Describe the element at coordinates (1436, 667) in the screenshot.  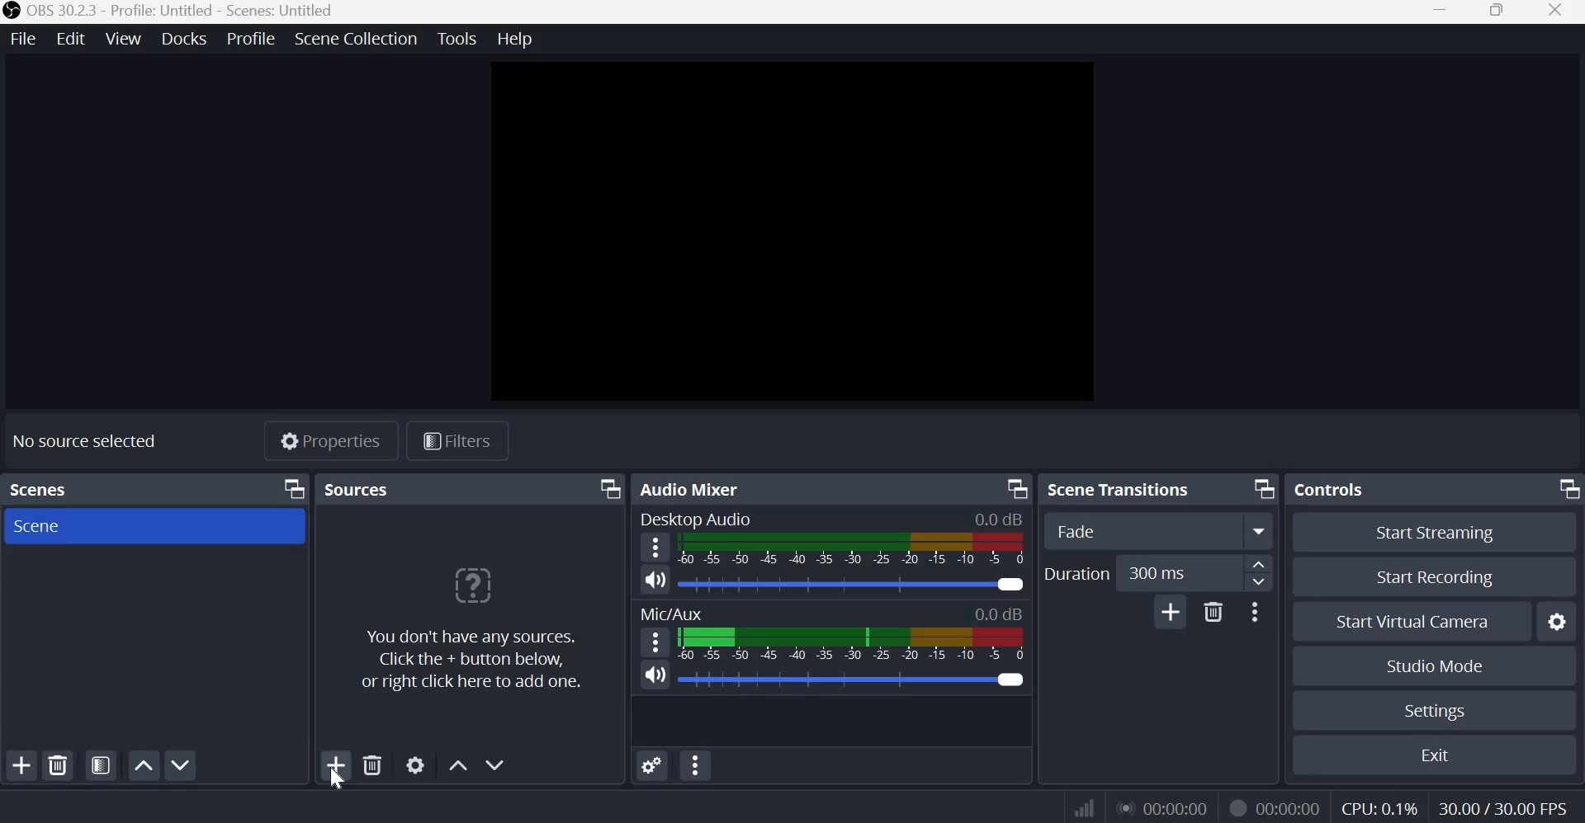
I see `Studio mode` at that location.